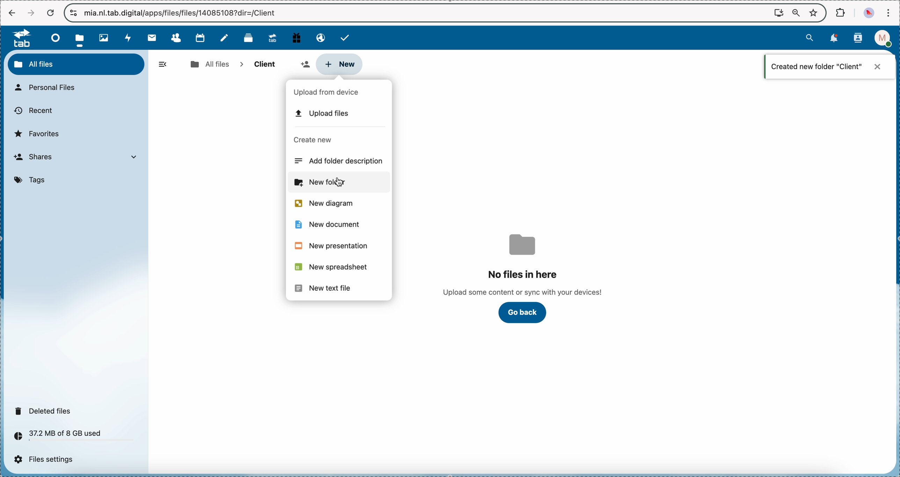 This screenshot has height=477, width=900. I want to click on navigate foward, so click(31, 13).